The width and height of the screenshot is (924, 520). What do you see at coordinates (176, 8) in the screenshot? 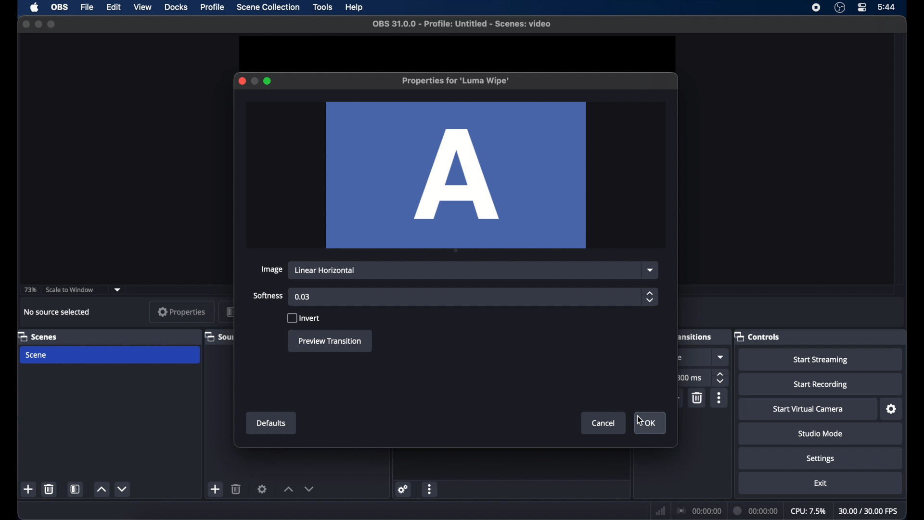
I see `docks` at bounding box center [176, 8].